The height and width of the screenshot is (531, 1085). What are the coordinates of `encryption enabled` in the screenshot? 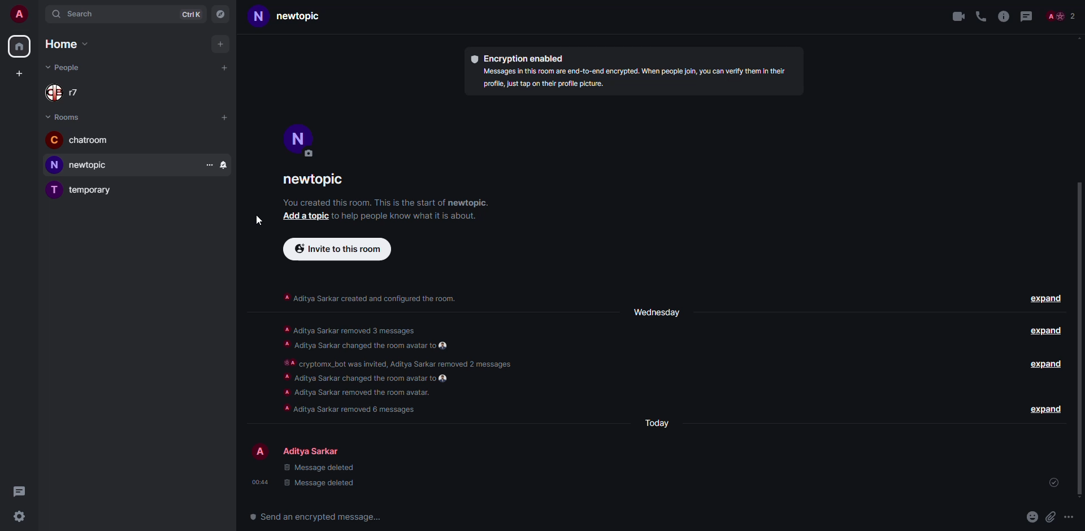 It's located at (521, 59).